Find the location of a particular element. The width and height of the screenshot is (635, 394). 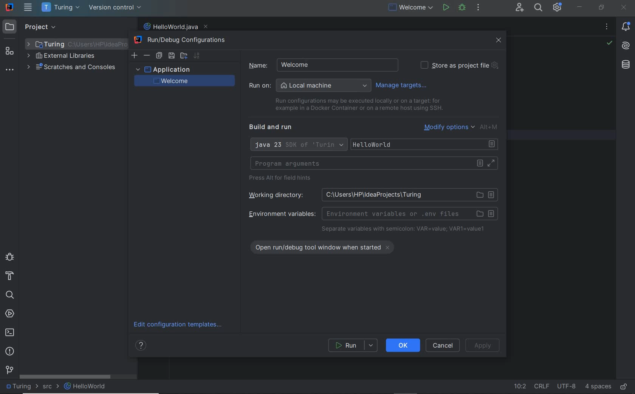

AI Assistant is located at coordinates (626, 47).